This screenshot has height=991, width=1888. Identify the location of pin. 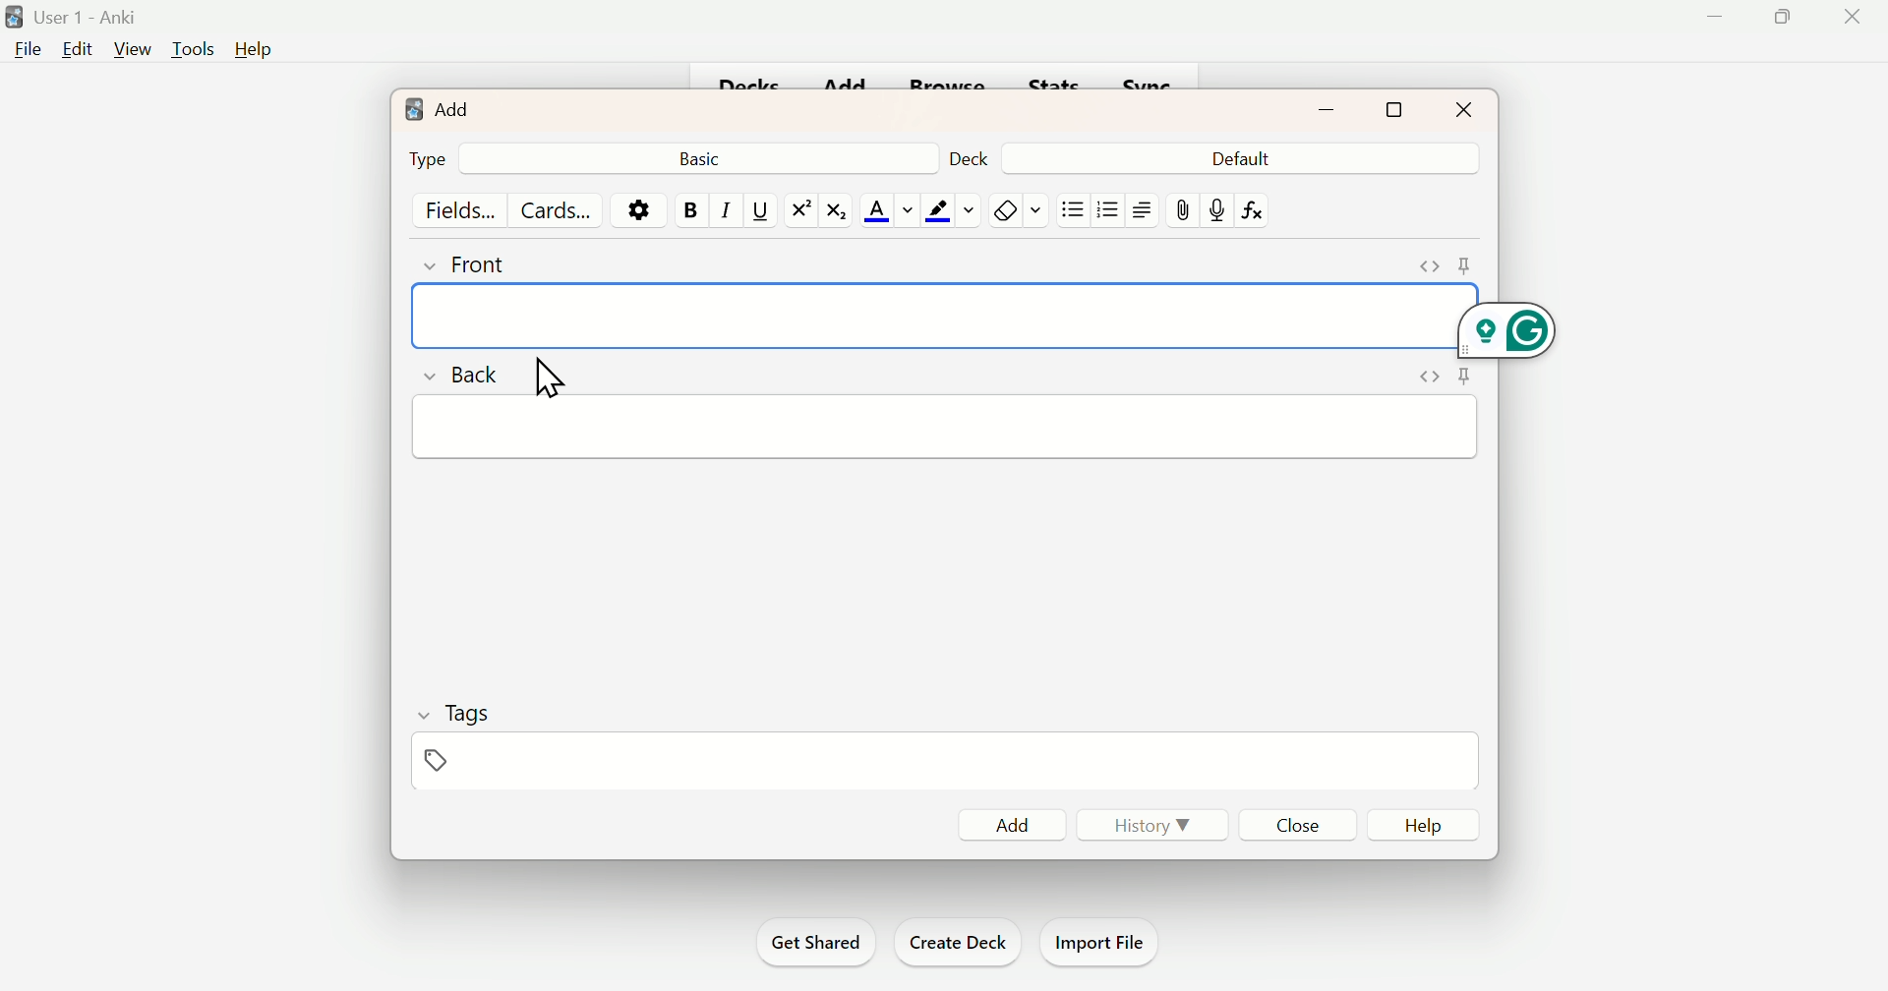
(1179, 208).